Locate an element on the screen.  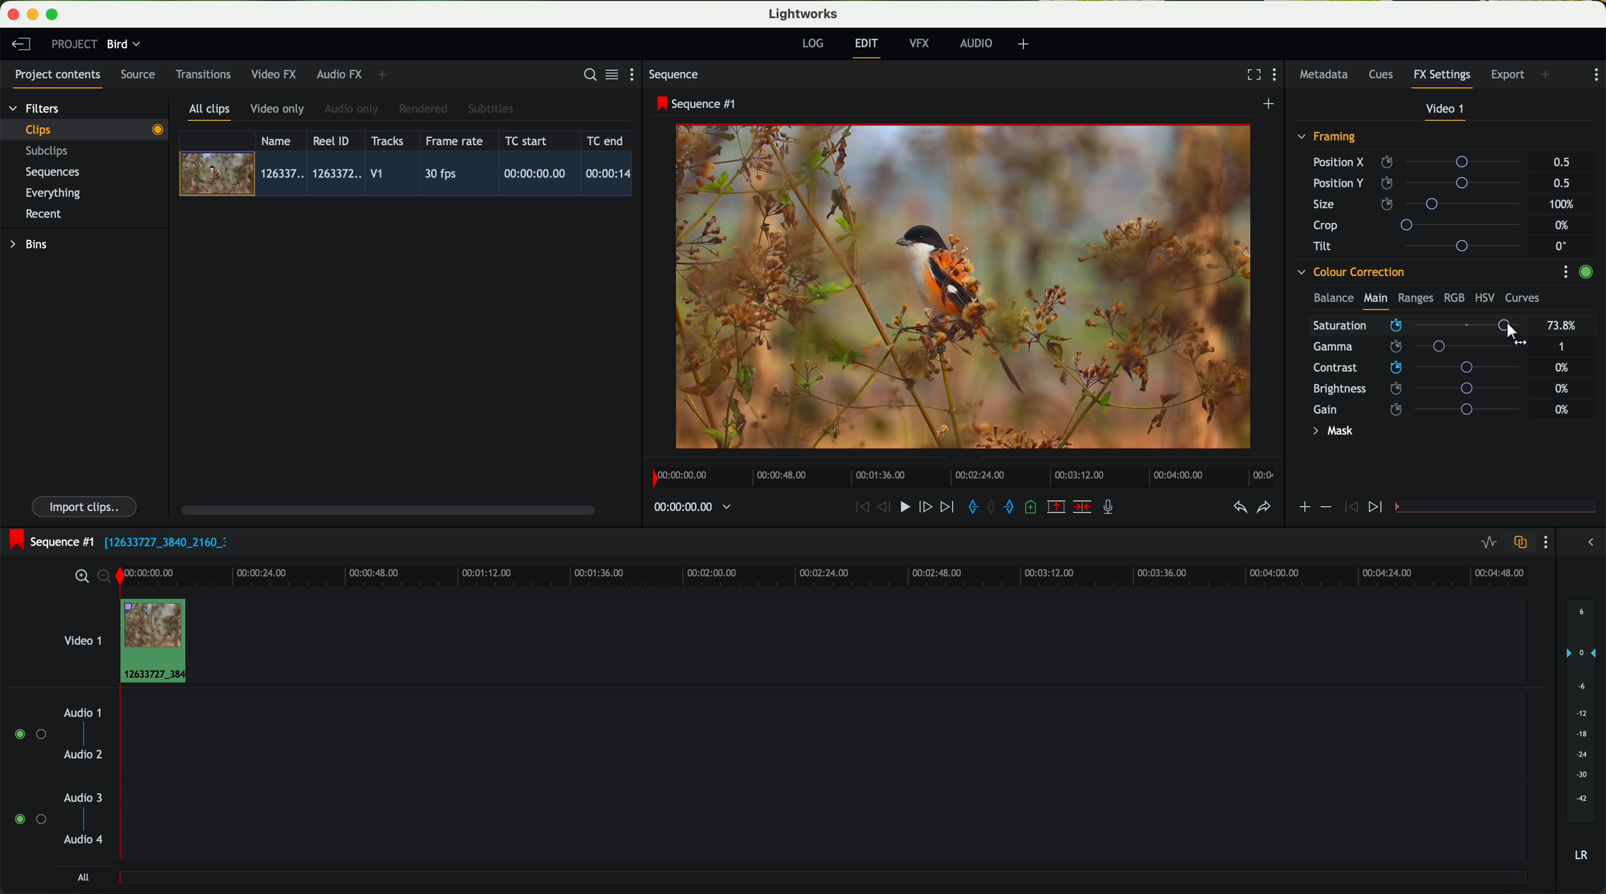
show settings menu is located at coordinates (1277, 76).